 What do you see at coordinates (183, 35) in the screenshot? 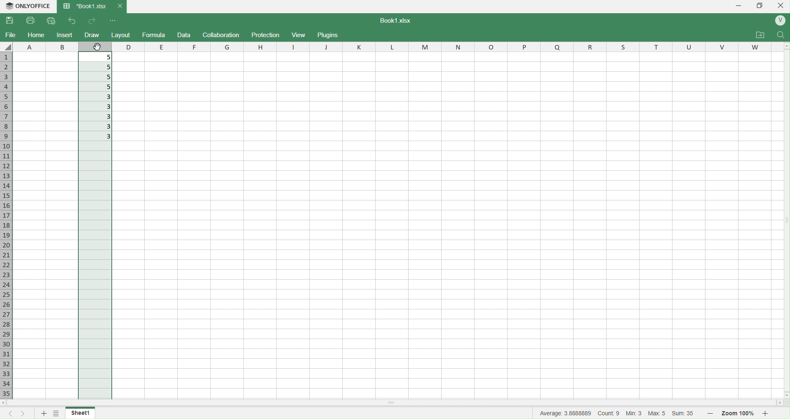
I see `Draft` at bounding box center [183, 35].